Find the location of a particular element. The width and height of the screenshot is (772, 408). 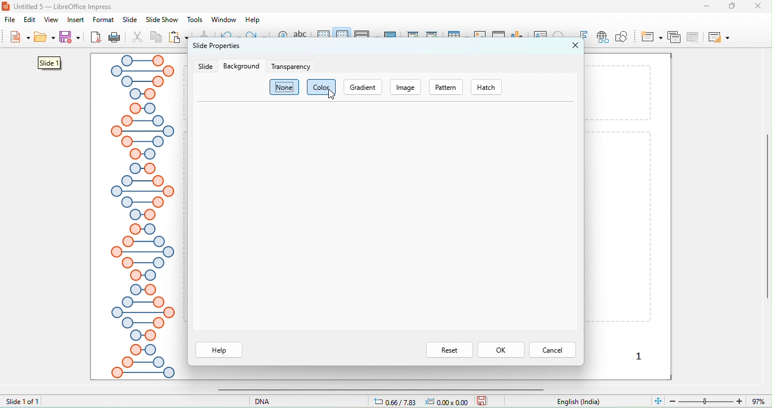

zoom is located at coordinates (719, 400).